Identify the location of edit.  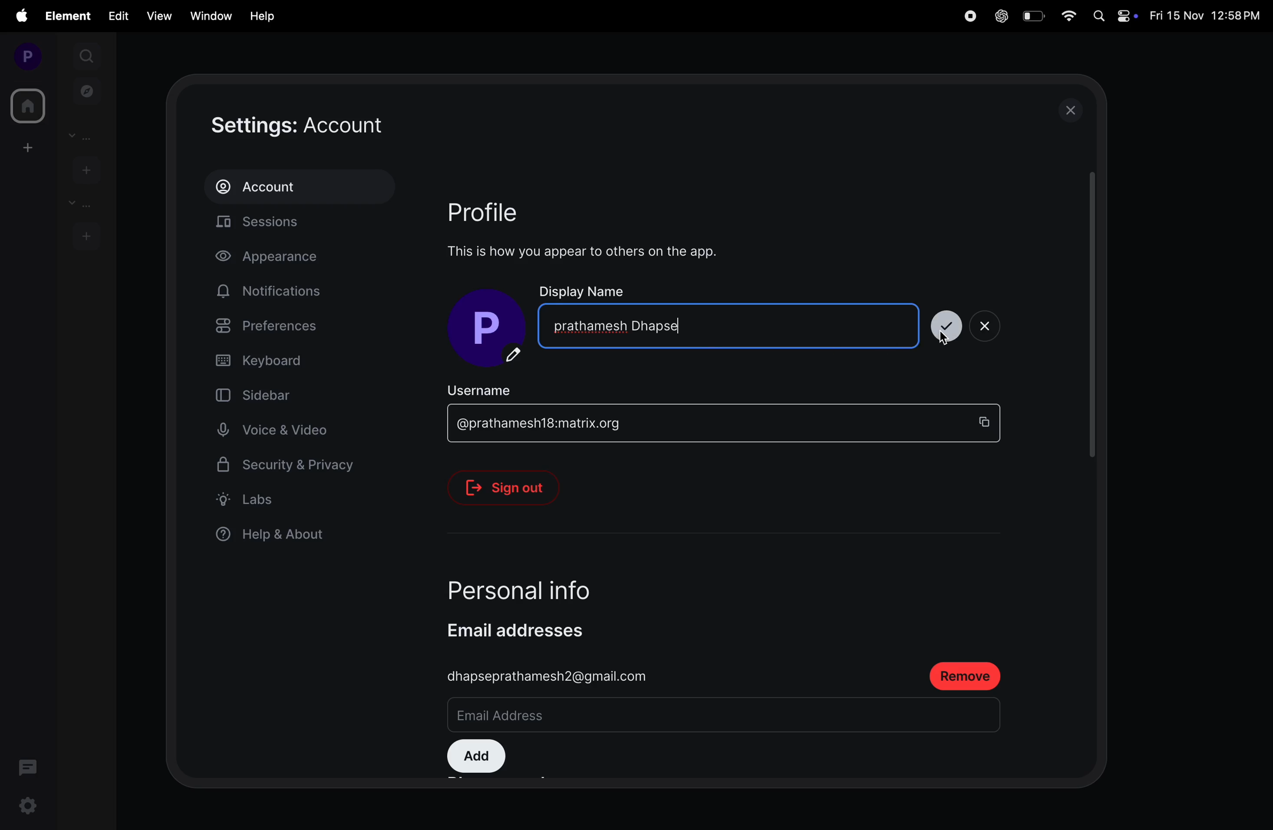
(118, 15).